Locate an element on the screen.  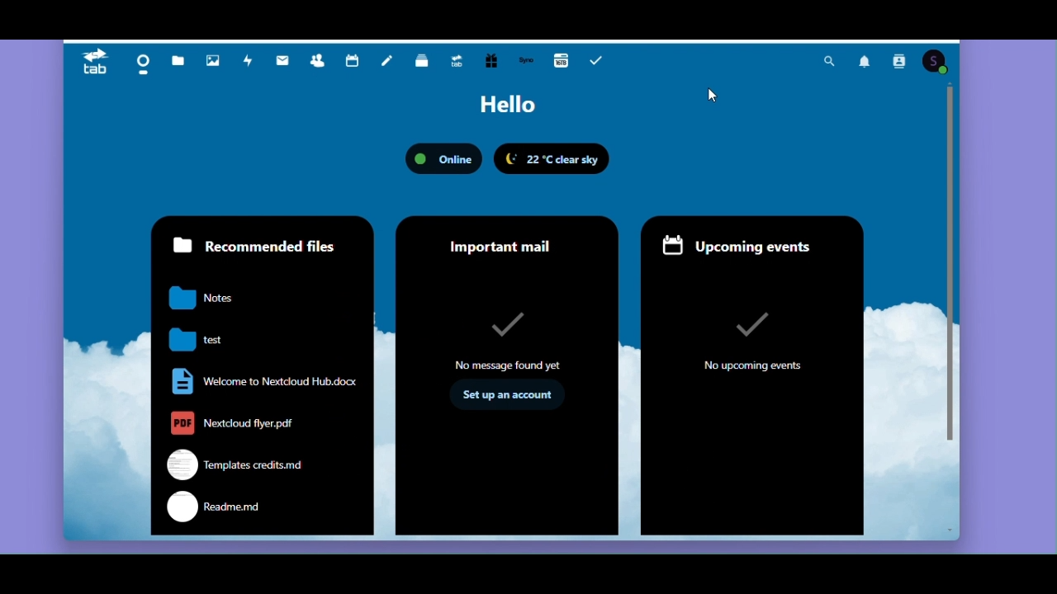
Notification is located at coordinates (863, 63).